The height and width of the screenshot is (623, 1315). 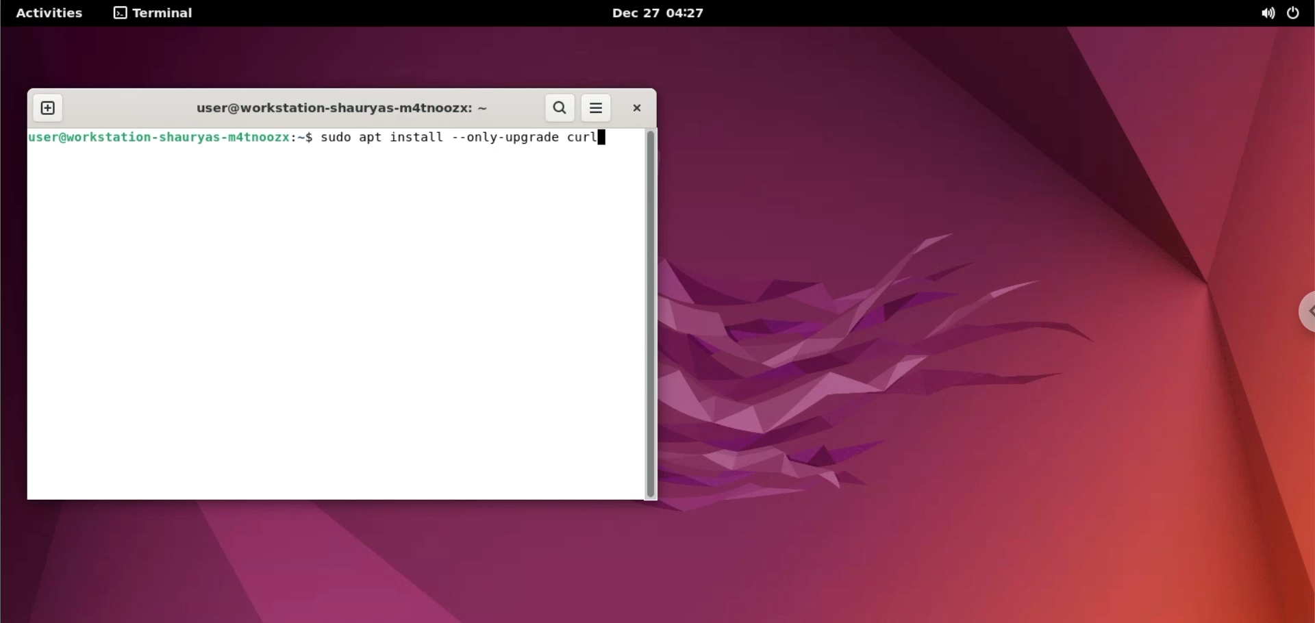 What do you see at coordinates (603, 137) in the screenshot?
I see `text indicator` at bounding box center [603, 137].